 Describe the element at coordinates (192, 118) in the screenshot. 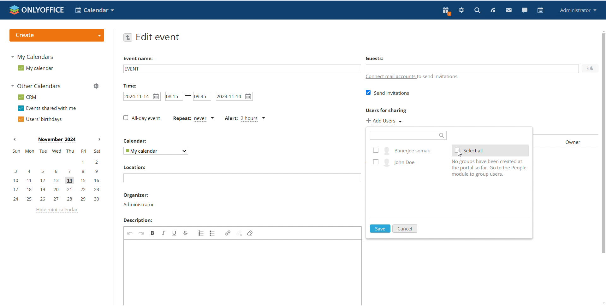

I see `event repetition` at that location.